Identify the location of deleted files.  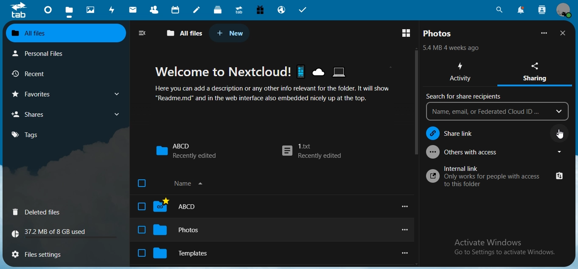
(39, 213).